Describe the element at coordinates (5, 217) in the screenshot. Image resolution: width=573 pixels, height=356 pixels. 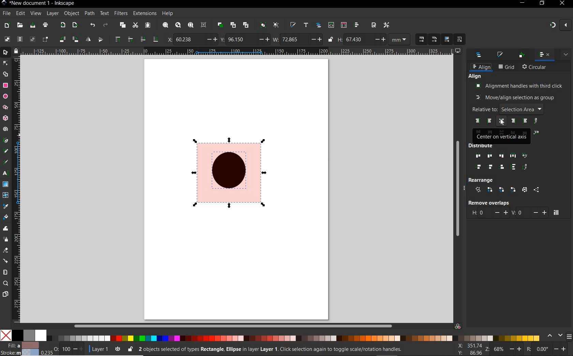
I see `paint bucket tool` at that location.